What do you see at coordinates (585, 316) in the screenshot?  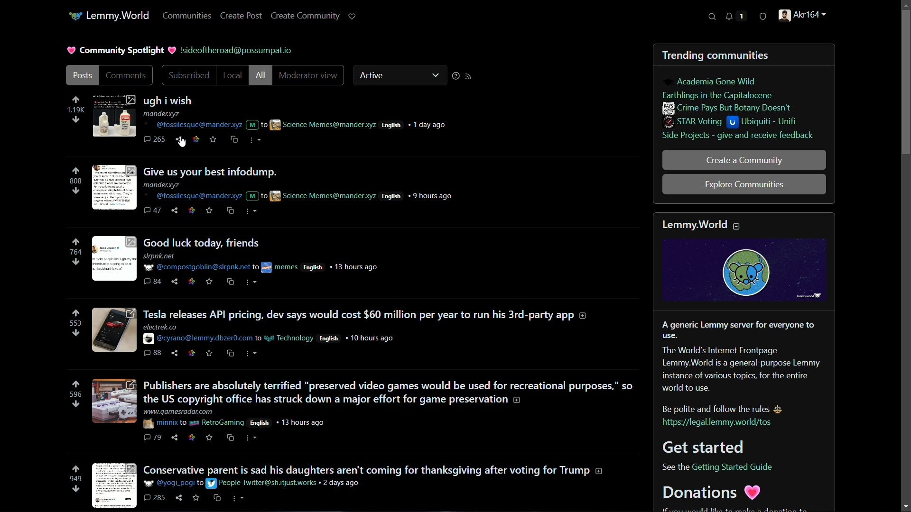 I see `more information` at bounding box center [585, 316].